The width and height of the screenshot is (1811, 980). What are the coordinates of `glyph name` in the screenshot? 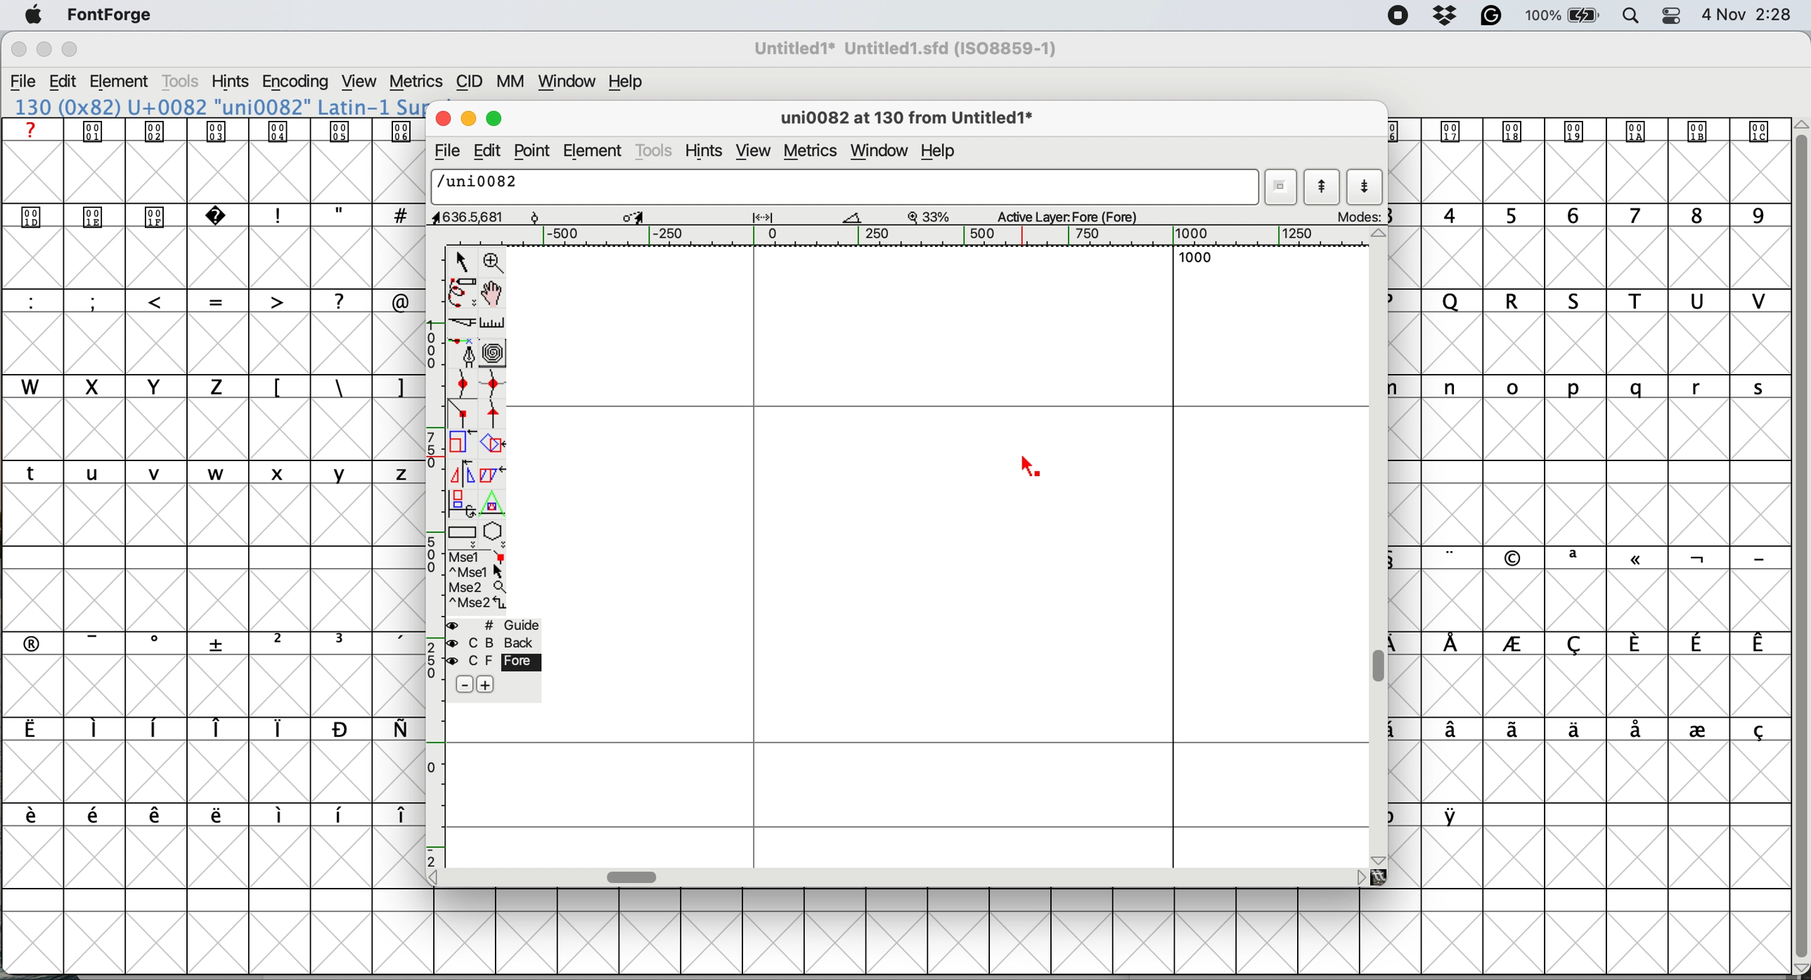 It's located at (904, 120).